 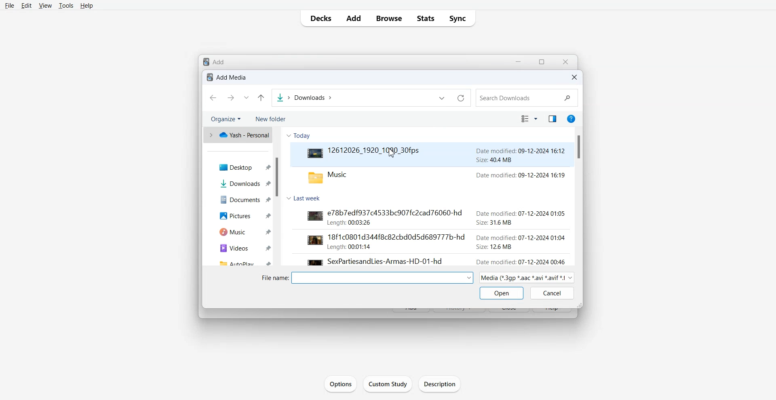 I want to click on Refresh, so click(x=461, y=97).